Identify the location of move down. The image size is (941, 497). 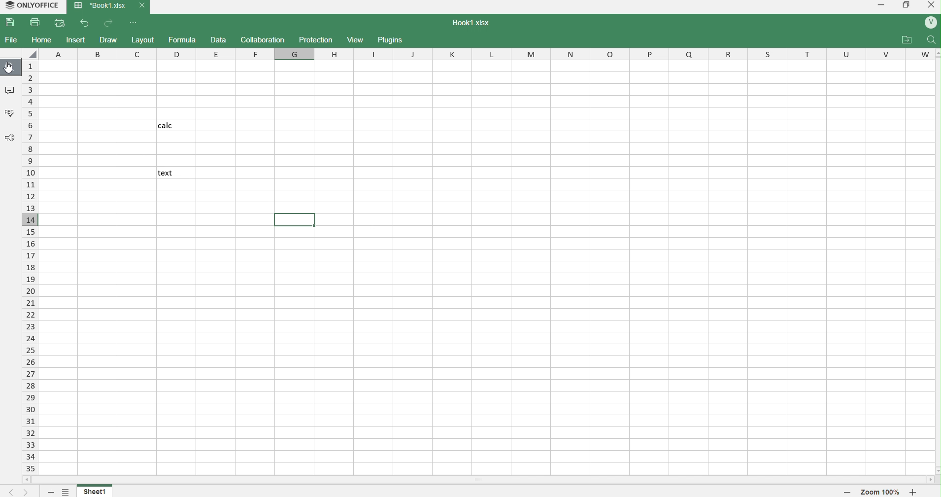
(935, 468).